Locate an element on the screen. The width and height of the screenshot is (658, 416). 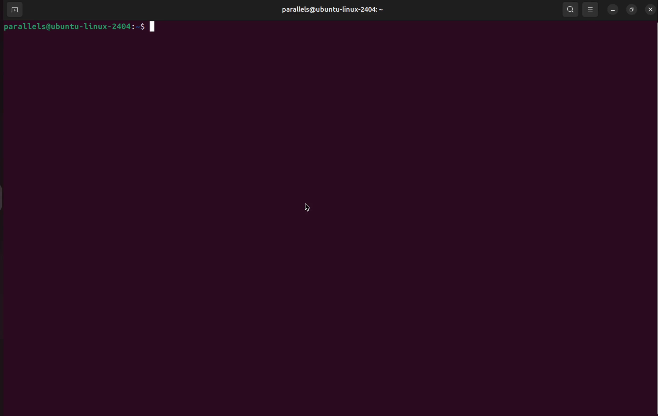
search is located at coordinates (569, 9).